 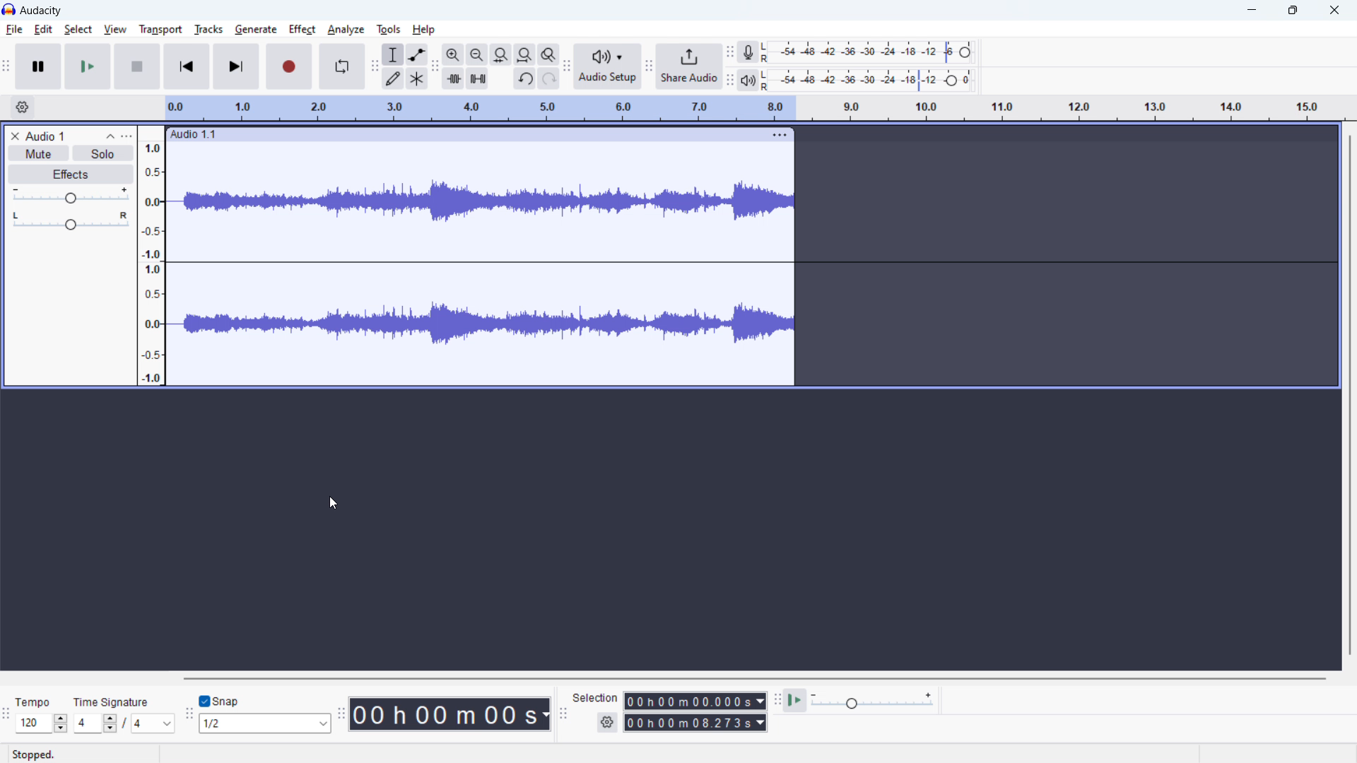 What do you see at coordinates (340, 714) in the screenshot?
I see `time toolbar` at bounding box center [340, 714].